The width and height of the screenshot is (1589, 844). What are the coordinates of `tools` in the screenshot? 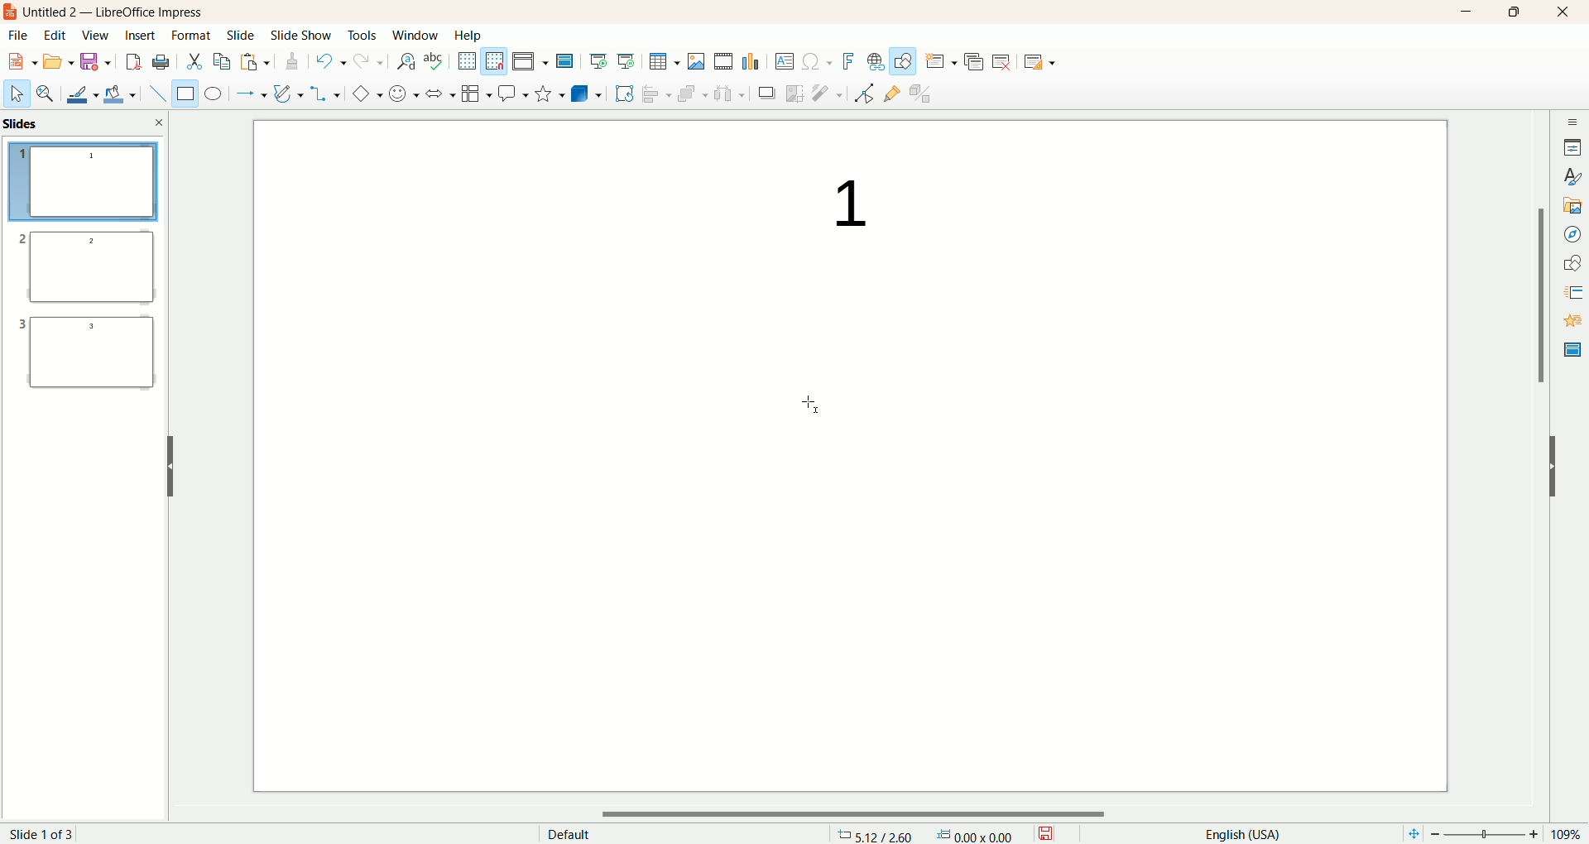 It's located at (364, 39).